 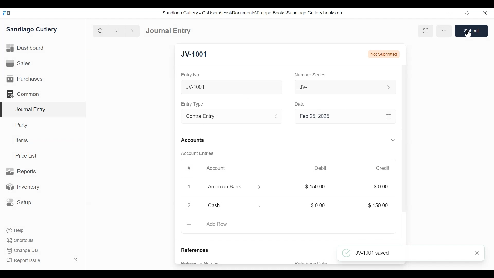 I want to click on Contra Entry, so click(x=223, y=117).